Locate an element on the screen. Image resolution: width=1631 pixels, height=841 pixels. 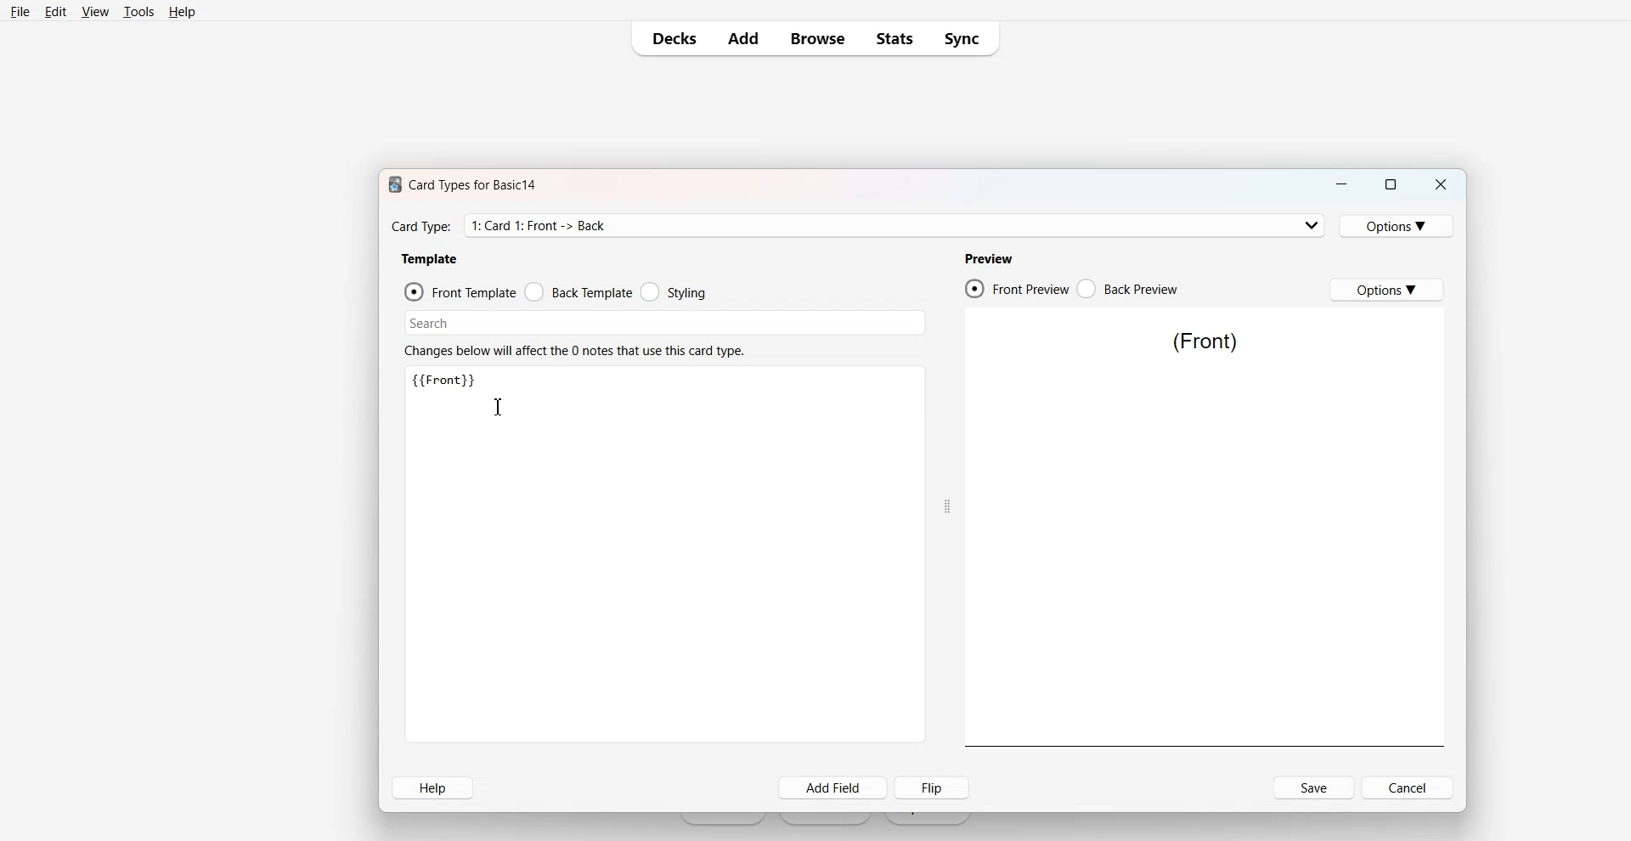
Search Bar is located at coordinates (665, 323).